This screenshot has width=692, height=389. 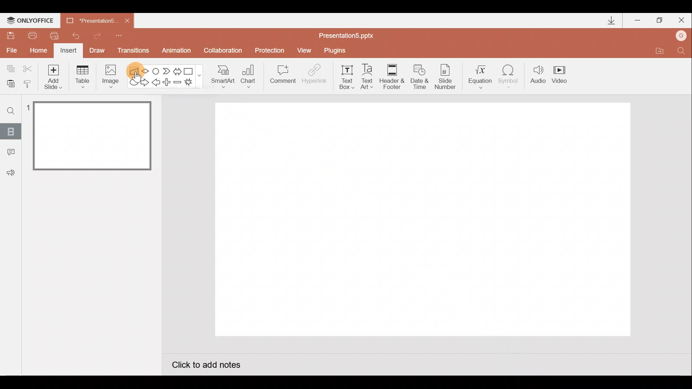 I want to click on Table, so click(x=82, y=76).